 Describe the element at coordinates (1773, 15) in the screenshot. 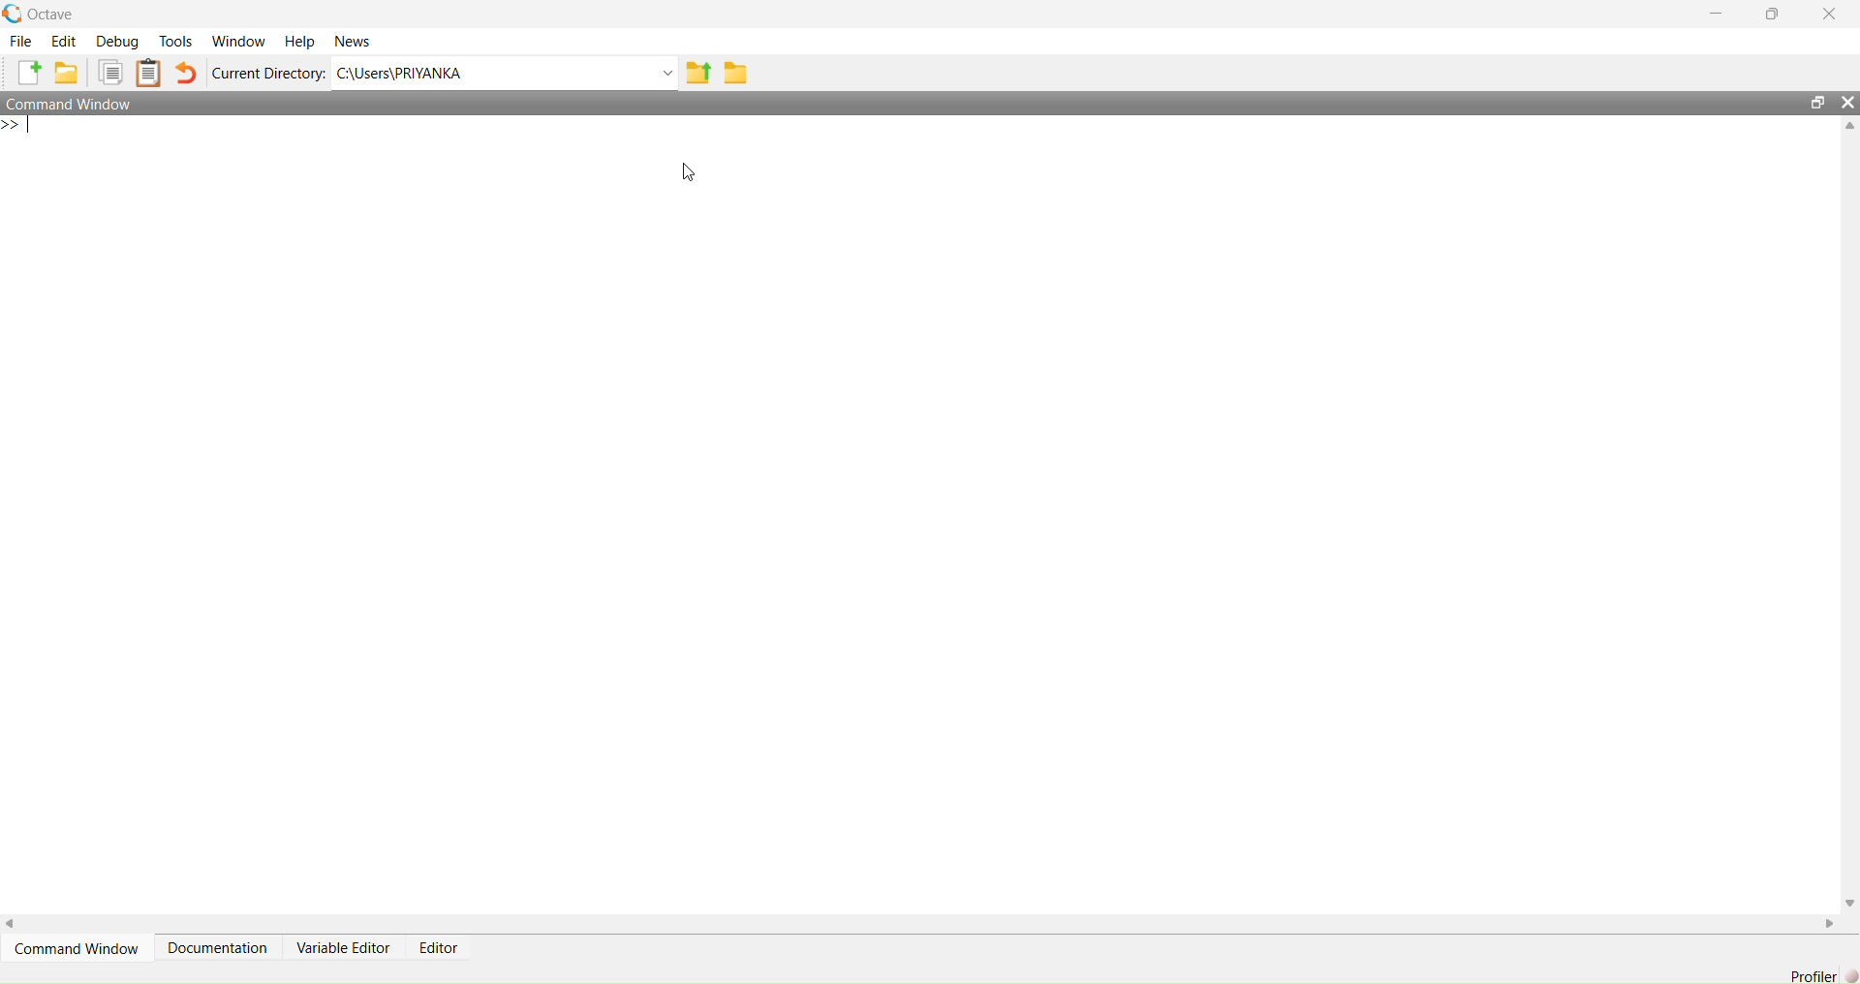

I see `restore` at that location.